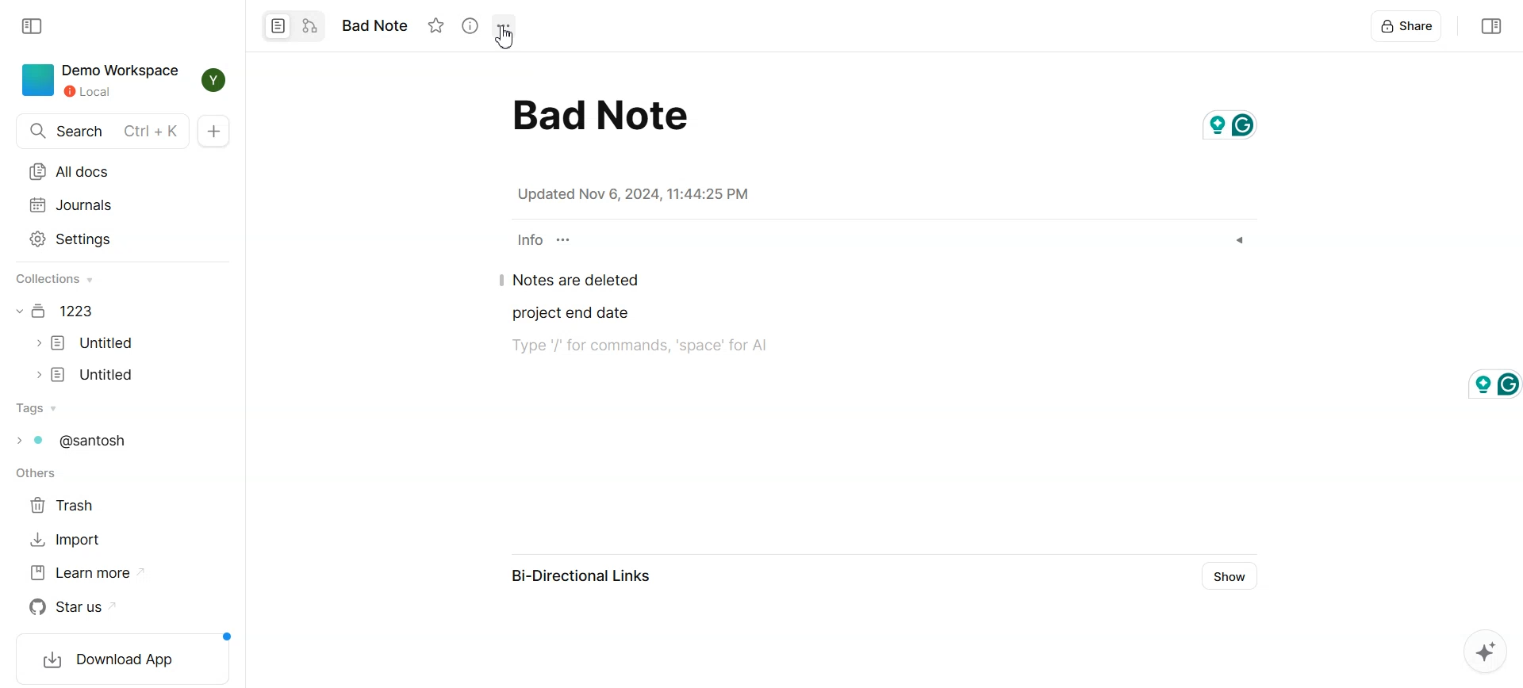 The image size is (1523, 688). Describe the element at coordinates (275, 25) in the screenshot. I see `Convert to Page` at that location.